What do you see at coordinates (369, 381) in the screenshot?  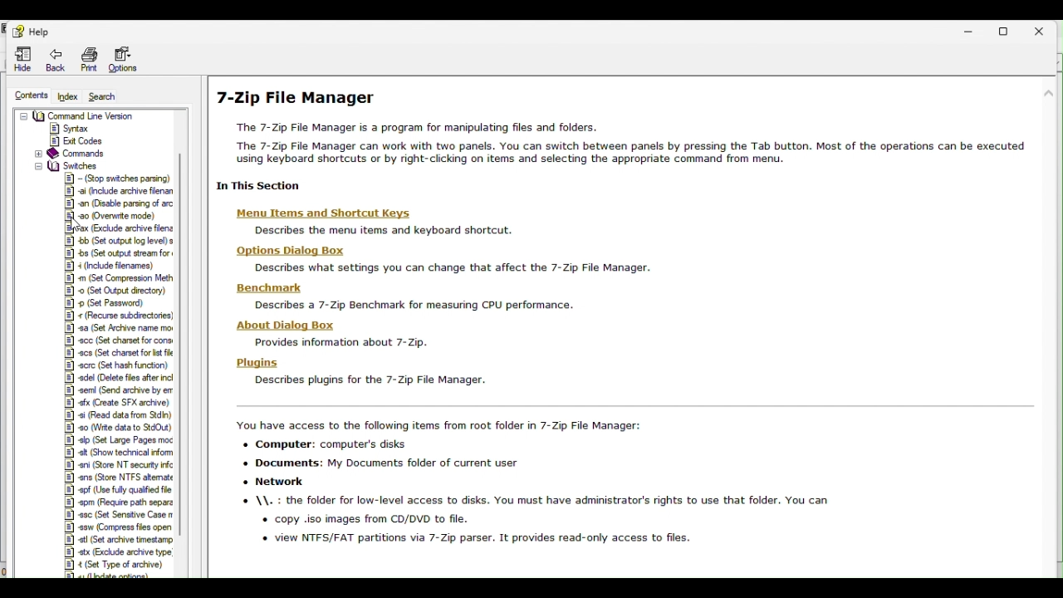 I see `Describes plugins for the 7-Zip File Manager.` at bounding box center [369, 381].